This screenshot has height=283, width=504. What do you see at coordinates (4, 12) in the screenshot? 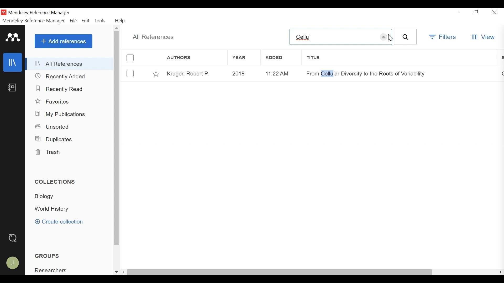
I see `Mendeley Desktop Icon` at bounding box center [4, 12].